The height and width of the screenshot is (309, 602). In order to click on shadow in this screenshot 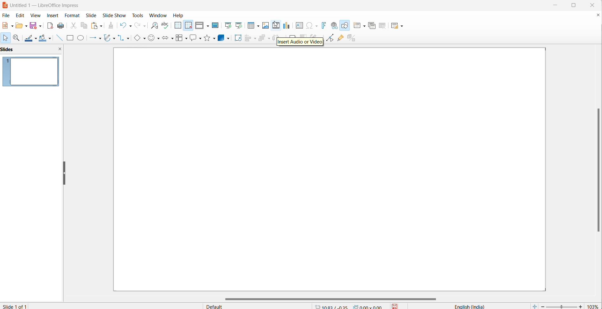, I will do `click(291, 35)`.